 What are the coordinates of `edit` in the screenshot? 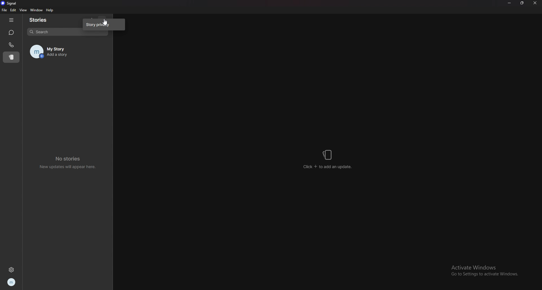 It's located at (14, 10).